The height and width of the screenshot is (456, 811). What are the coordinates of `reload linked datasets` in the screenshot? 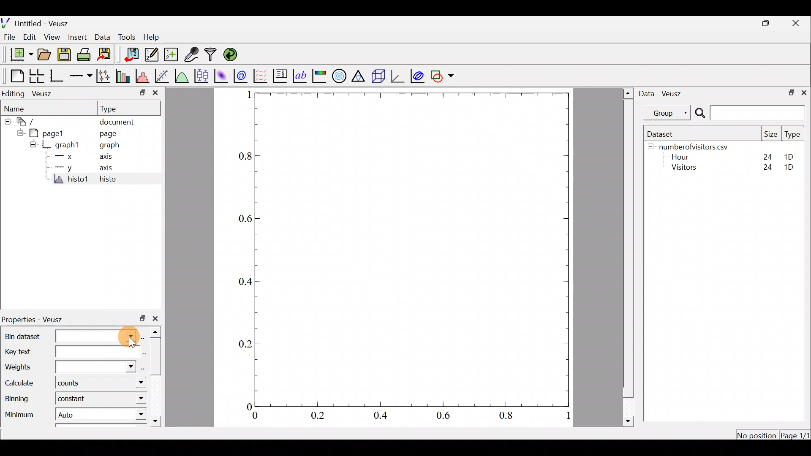 It's located at (234, 55).